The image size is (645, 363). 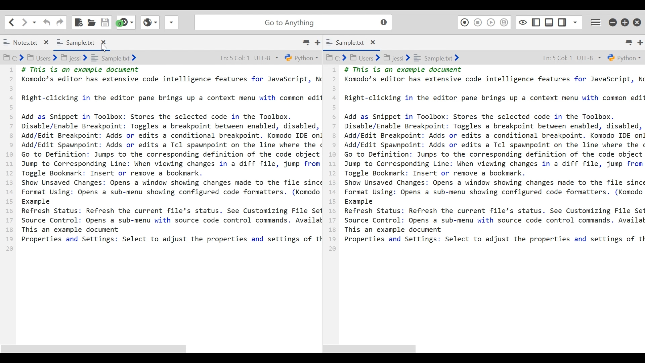 I want to click on Save Macro to Toolbox as Superscript, so click(x=505, y=22).